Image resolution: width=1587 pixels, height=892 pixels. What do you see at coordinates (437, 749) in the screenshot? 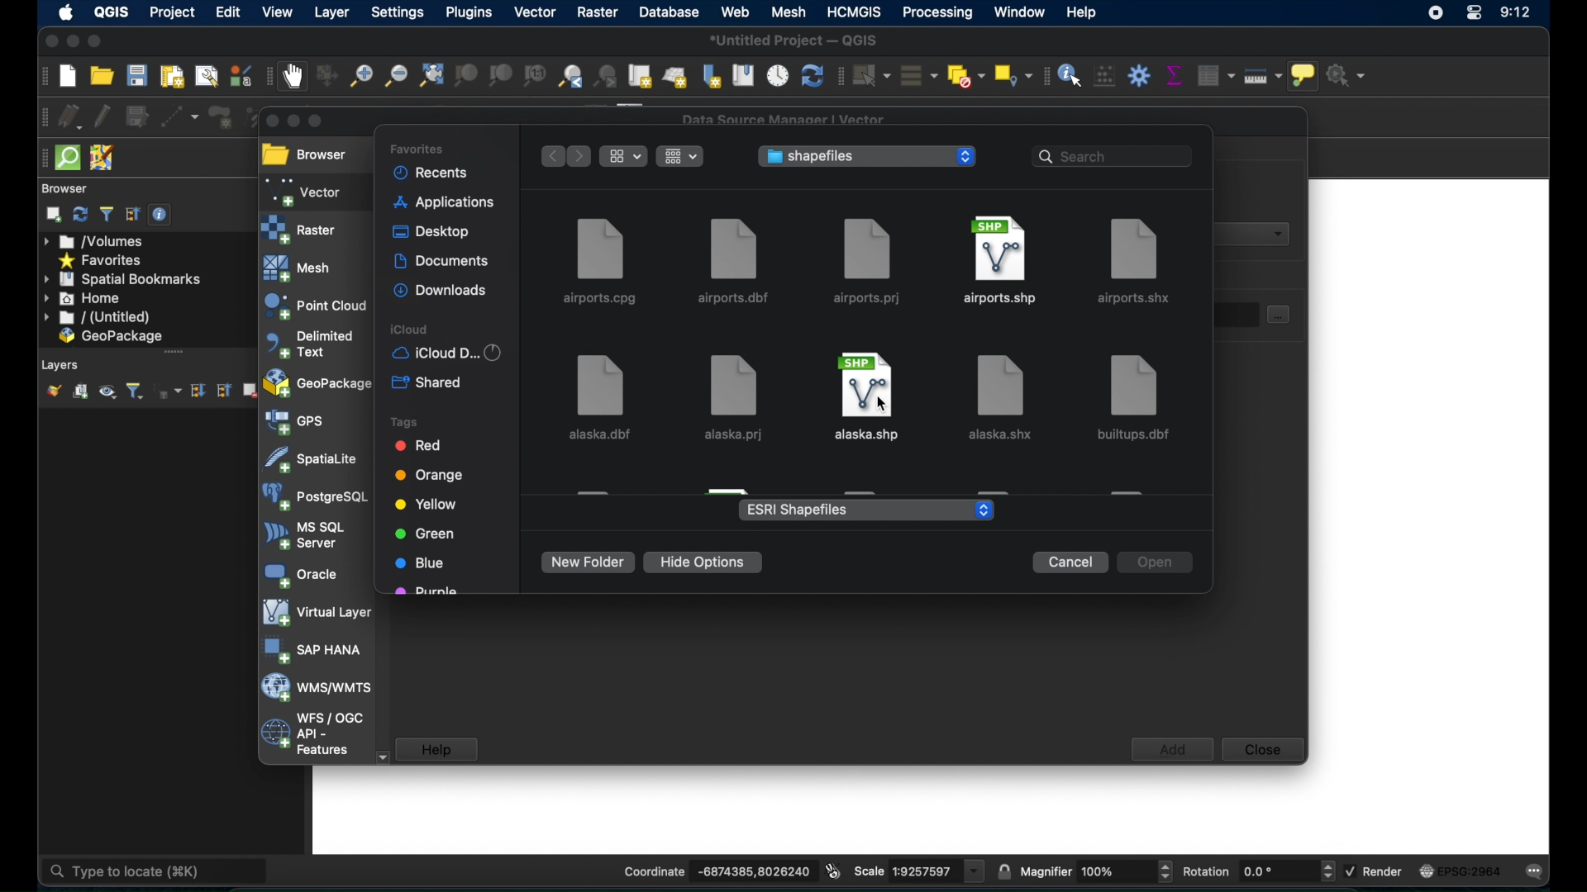
I see `help` at bounding box center [437, 749].